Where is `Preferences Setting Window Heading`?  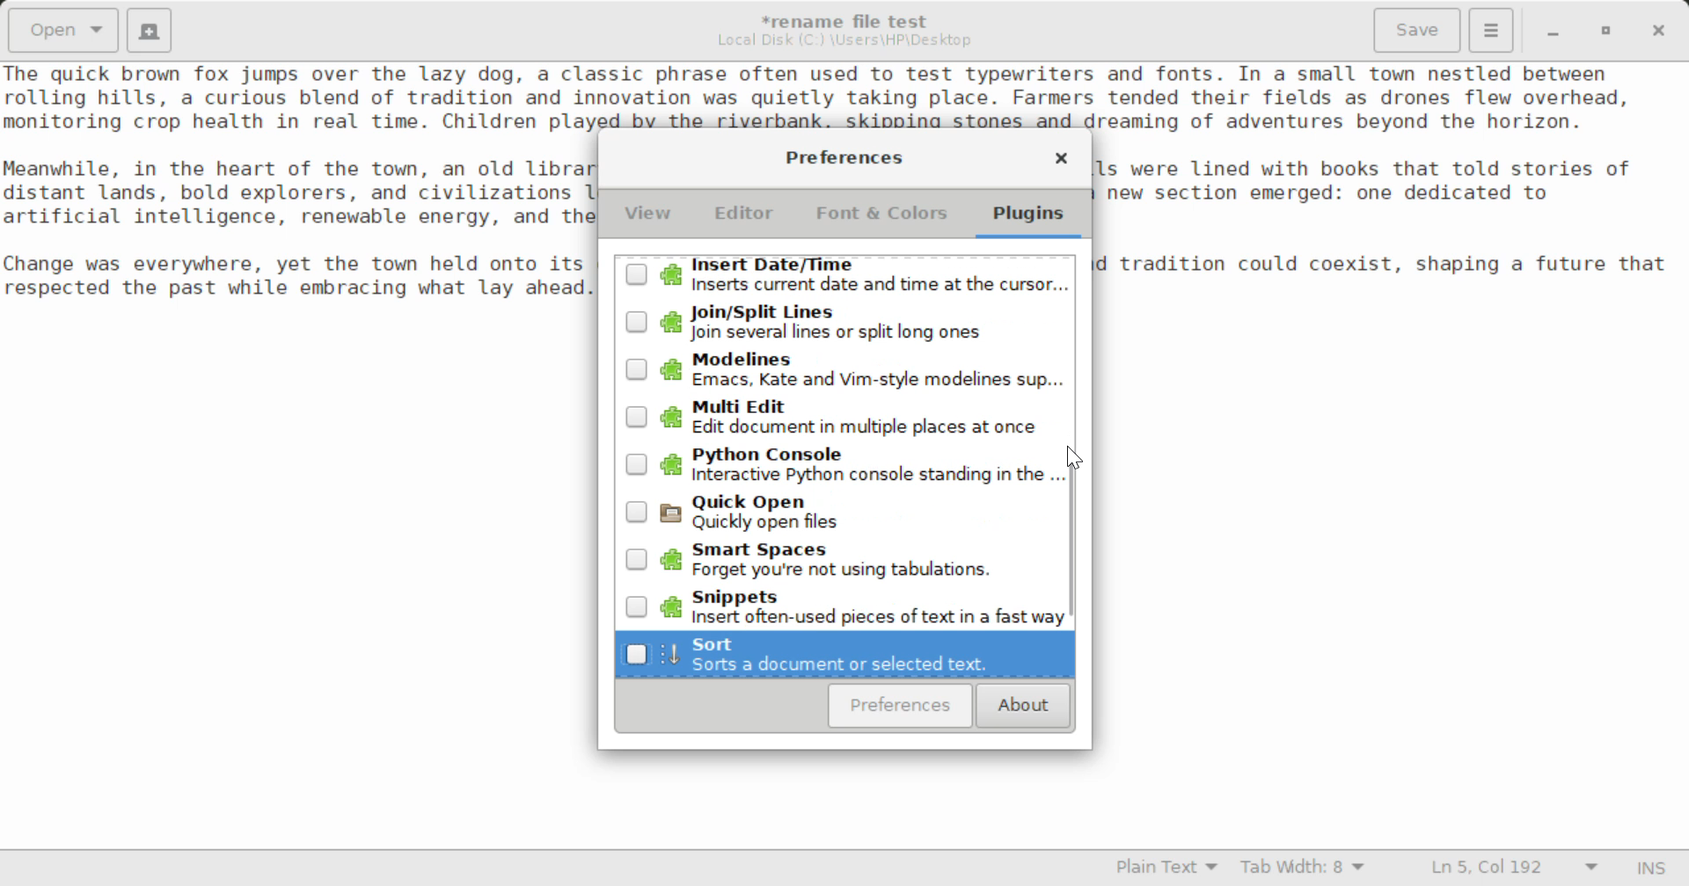 Preferences Setting Window Heading is located at coordinates (844, 157).